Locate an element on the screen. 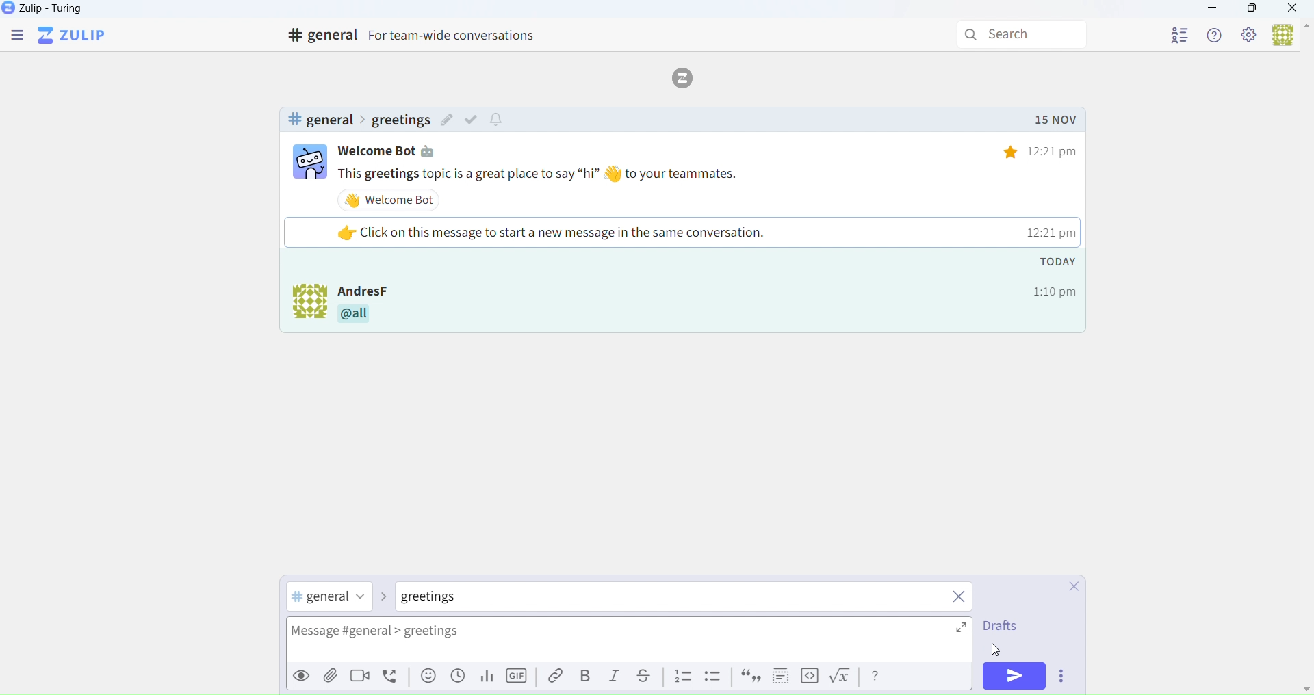  Voicecall is located at coordinates (393, 677).